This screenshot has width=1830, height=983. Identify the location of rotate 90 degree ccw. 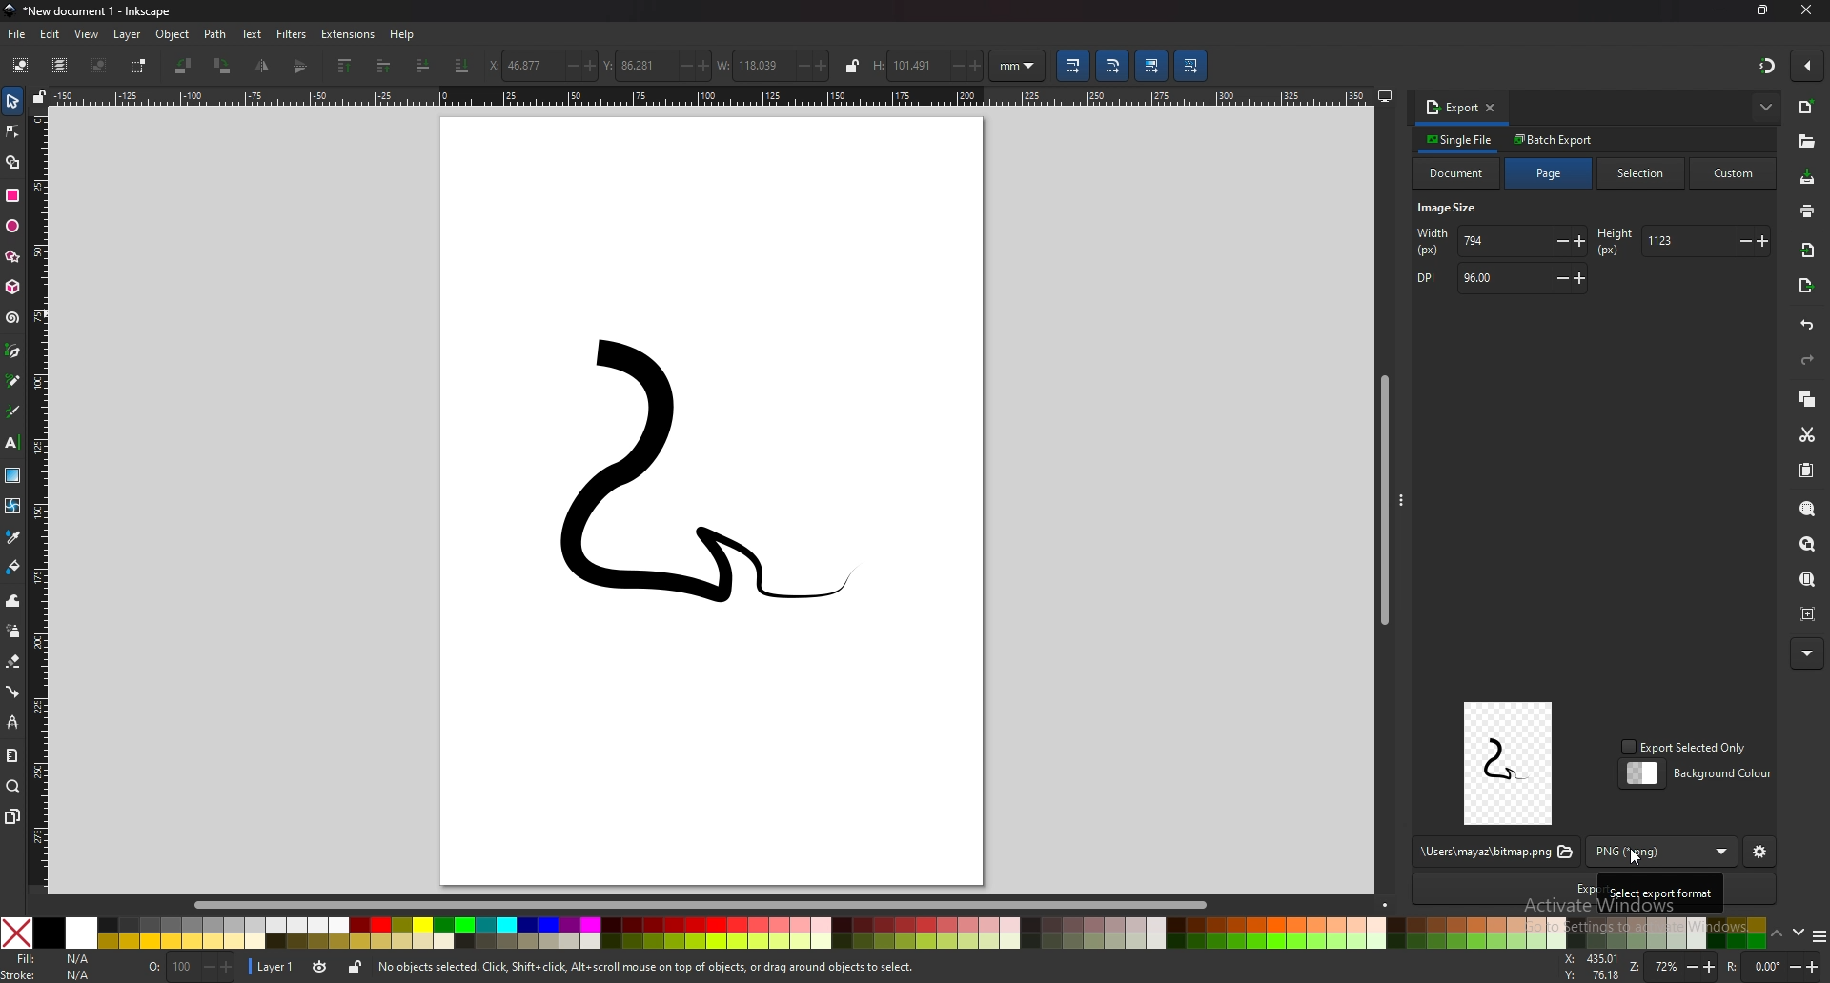
(184, 66).